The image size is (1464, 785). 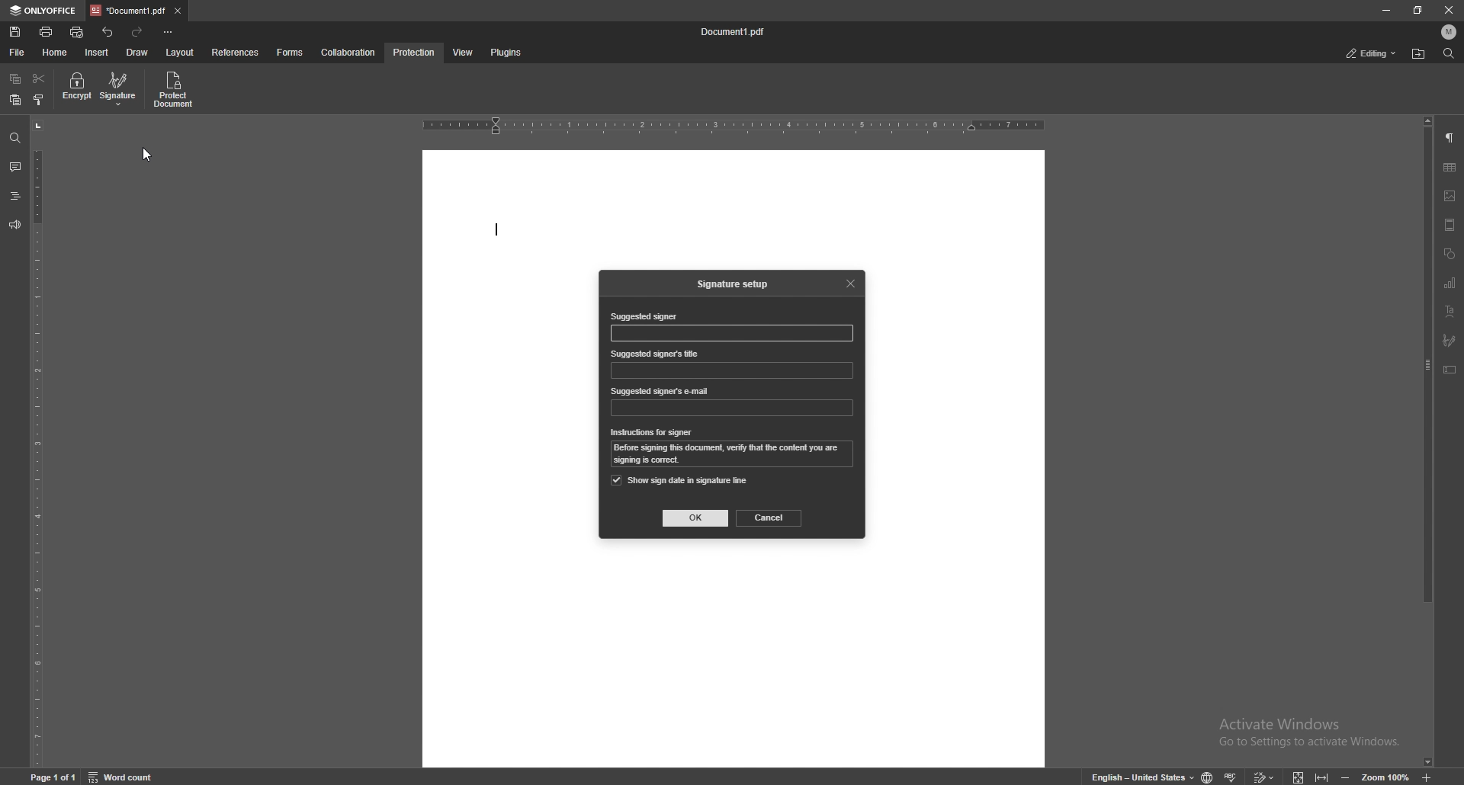 I want to click on file name, so click(x=734, y=32).